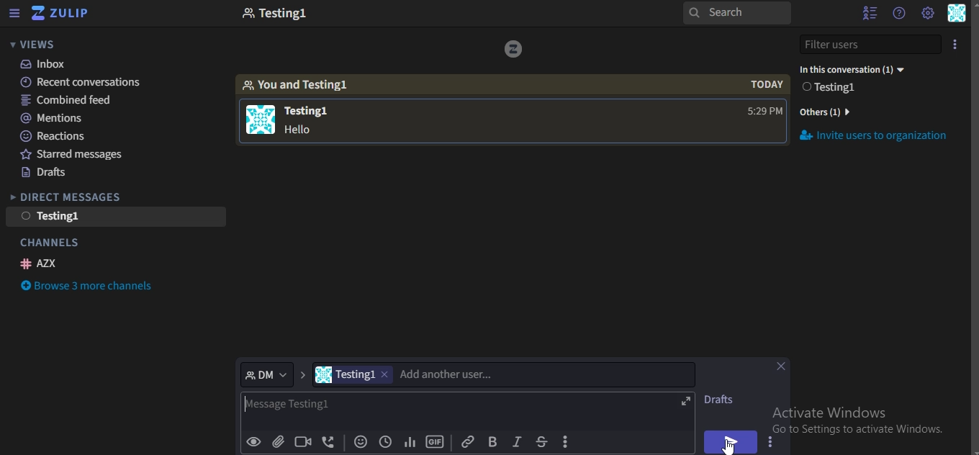 This screenshot has height=455, width=979. I want to click on channels, so click(44, 243).